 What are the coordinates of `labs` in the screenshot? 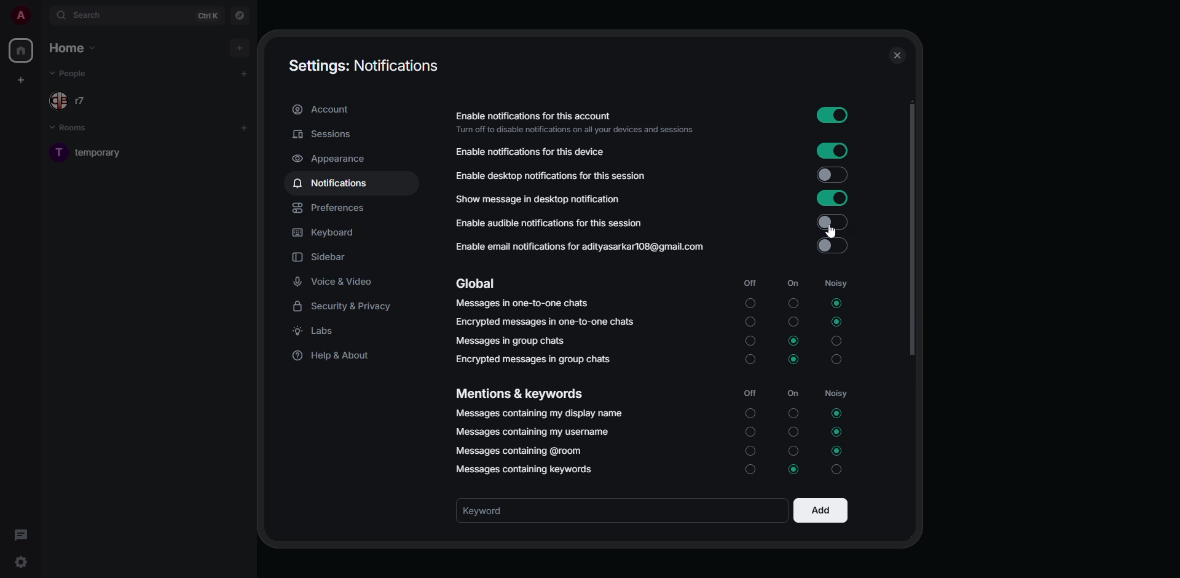 It's located at (317, 334).